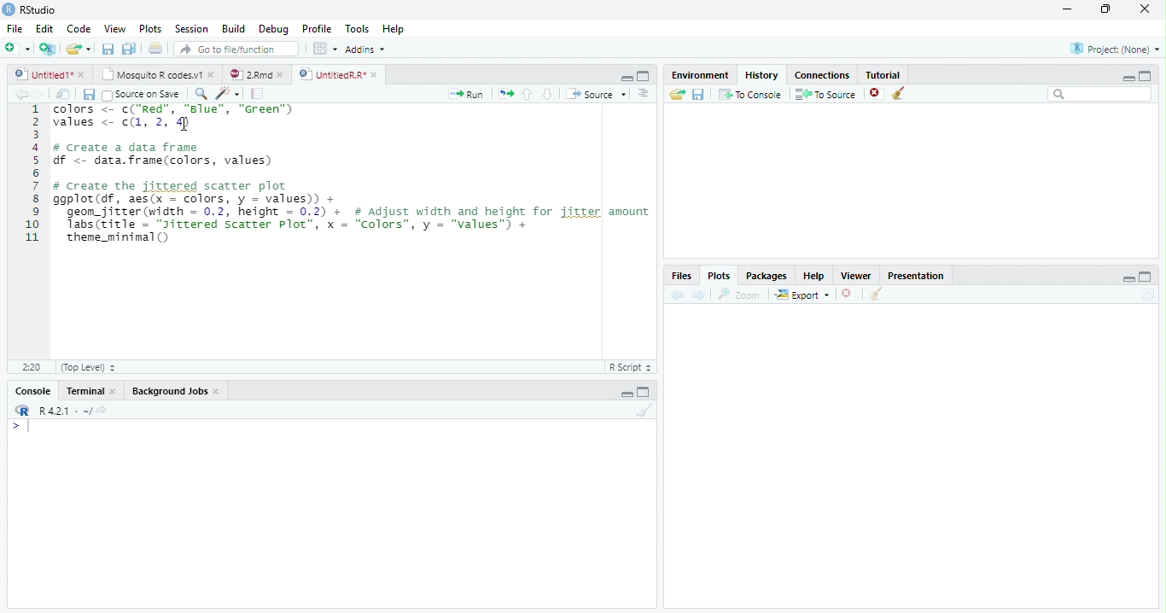  I want to click on colars <- c( Wad’, Wiles", "Wwem’)

values < c(1, 2, 4)

# Create a data frame

df <- data. frame(colors, values)

# Create the jitrered scatter plot

ggplot(df, aes(x = colors, y = values) +
geom_jitter (width = 0.2, height = 0.2) + # Adjust width and height for jitter amount
Tabs(ritle = "Jittered scatter plot”, x = “colors”, y = values") +
theme_minimal(), so click(353, 176).